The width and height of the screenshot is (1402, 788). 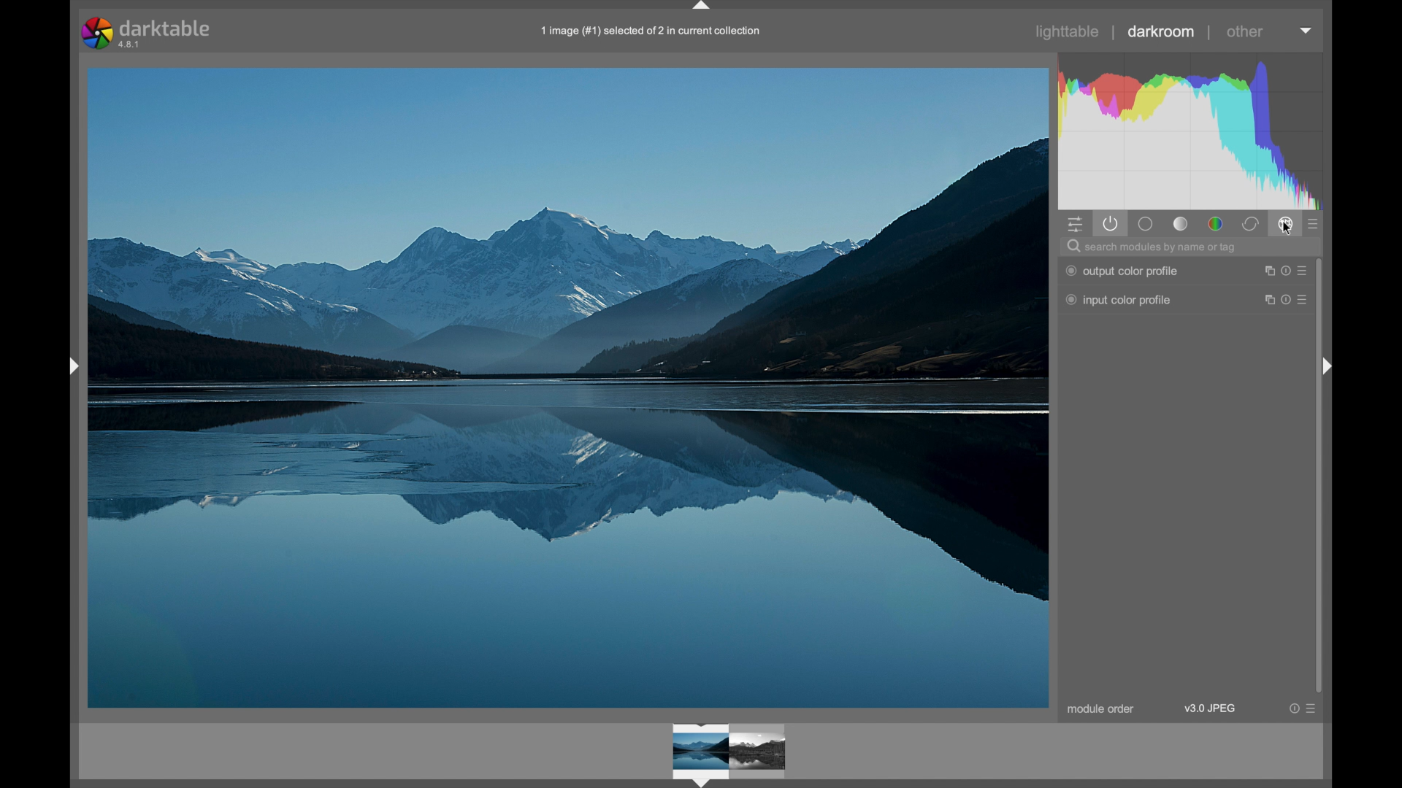 I want to click on other, so click(x=1244, y=31).